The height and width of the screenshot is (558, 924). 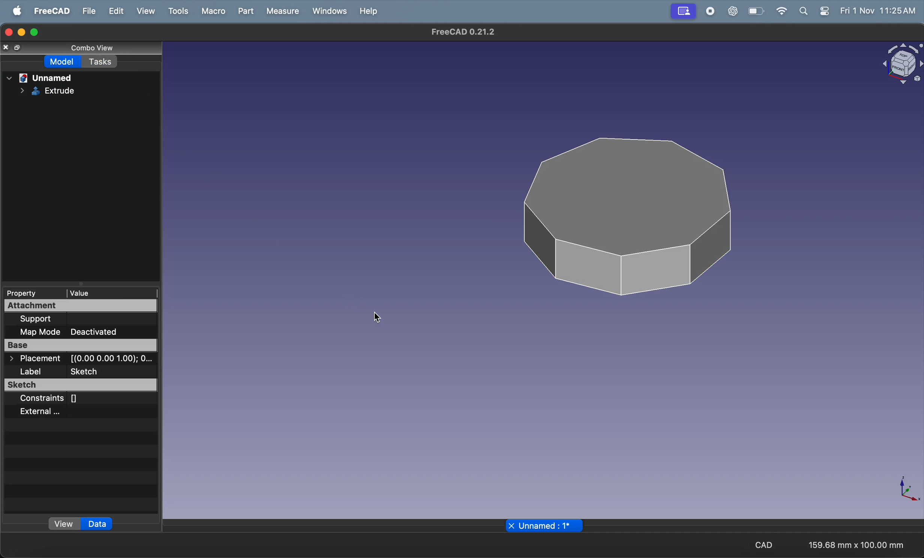 What do you see at coordinates (57, 413) in the screenshot?
I see `external` at bounding box center [57, 413].